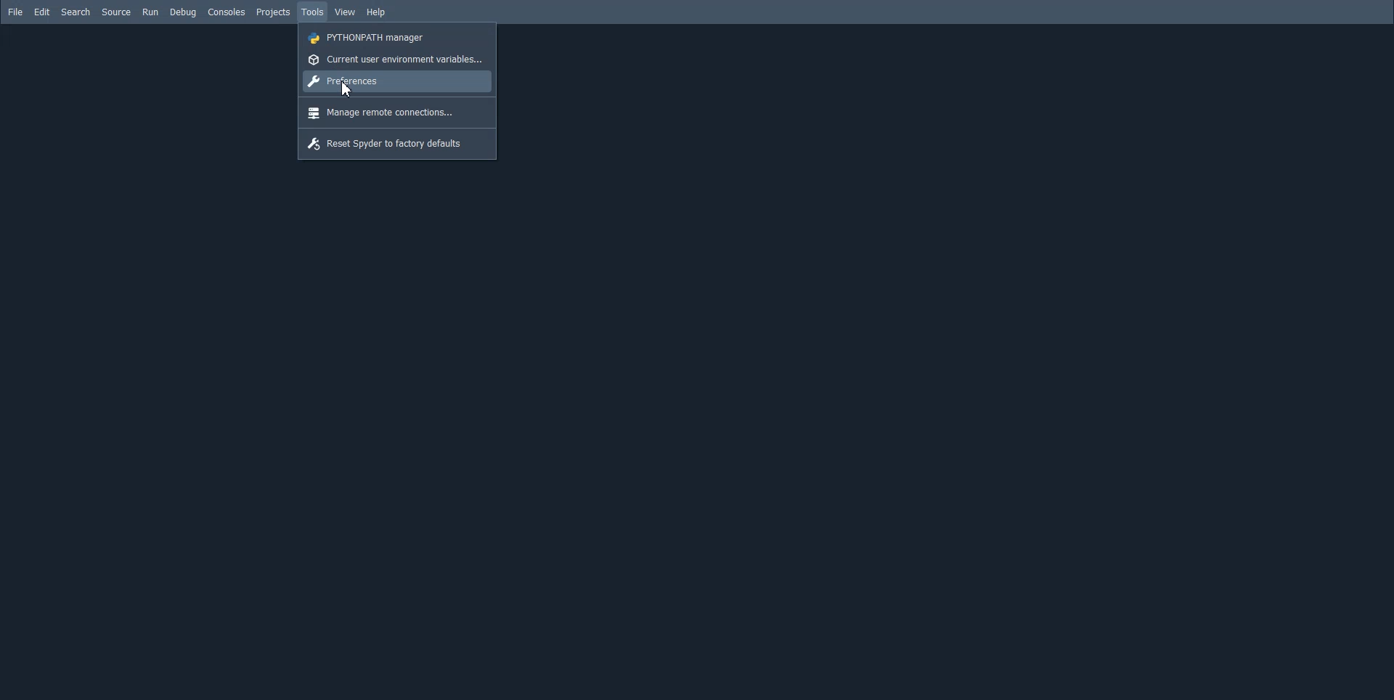  What do you see at coordinates (398, 143) in the screenshot?
I see `Reset Spyder to factory defaults` at bounding box center [398, 143].